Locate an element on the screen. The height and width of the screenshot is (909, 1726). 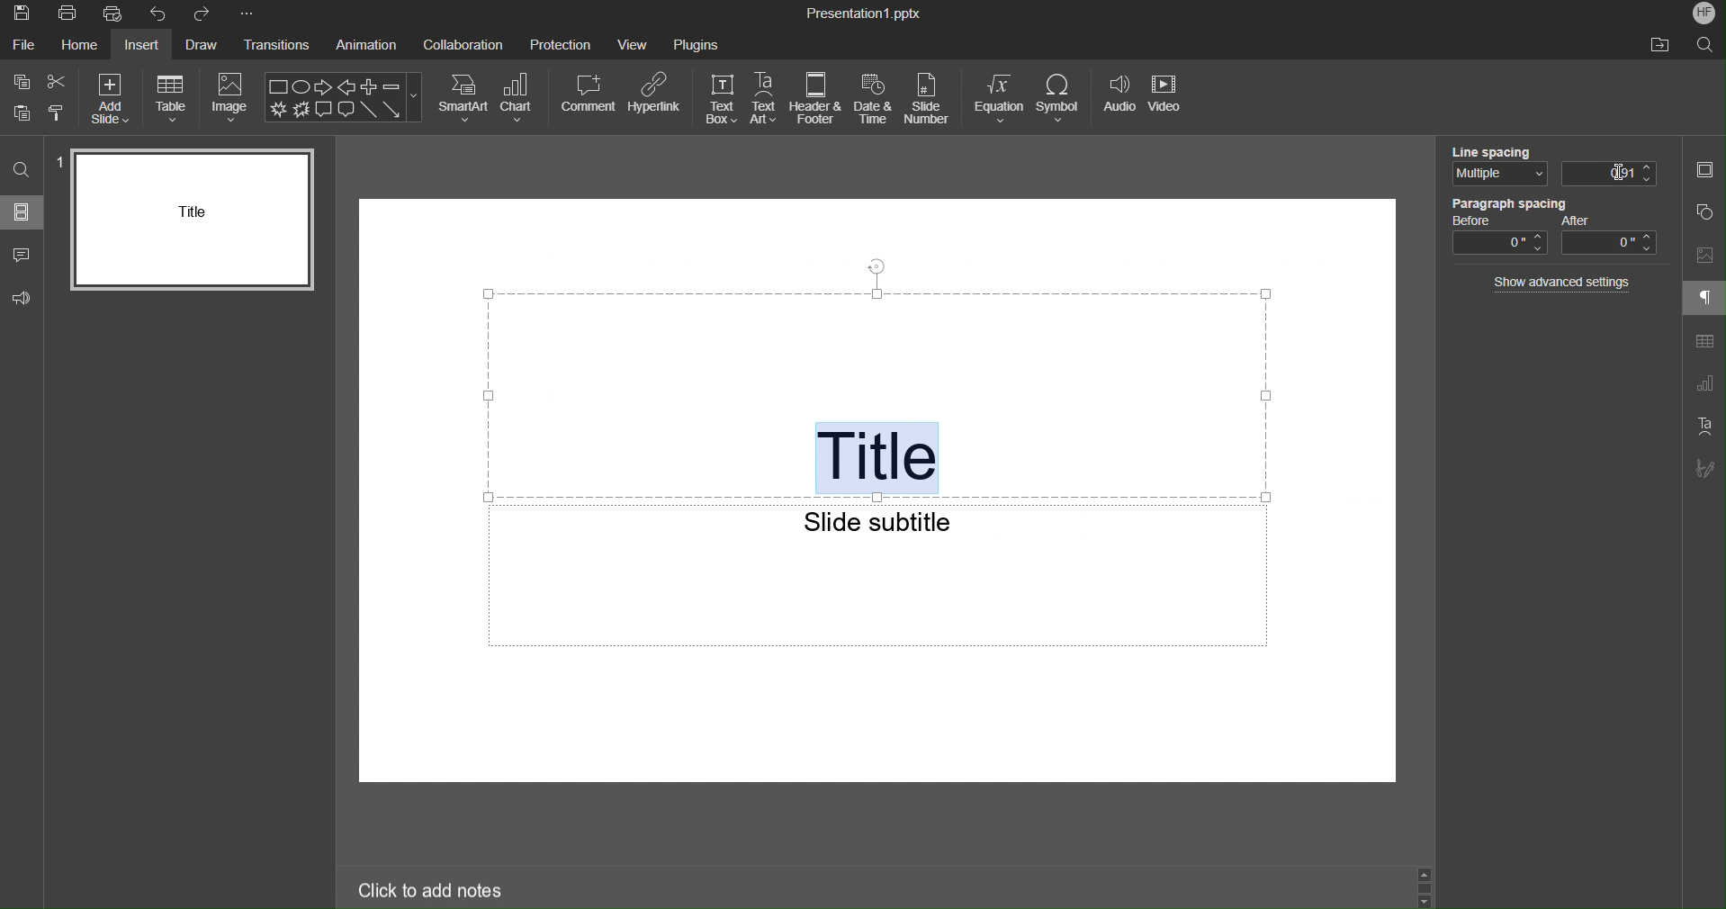
TextArt is located at coordinates (766, 99).